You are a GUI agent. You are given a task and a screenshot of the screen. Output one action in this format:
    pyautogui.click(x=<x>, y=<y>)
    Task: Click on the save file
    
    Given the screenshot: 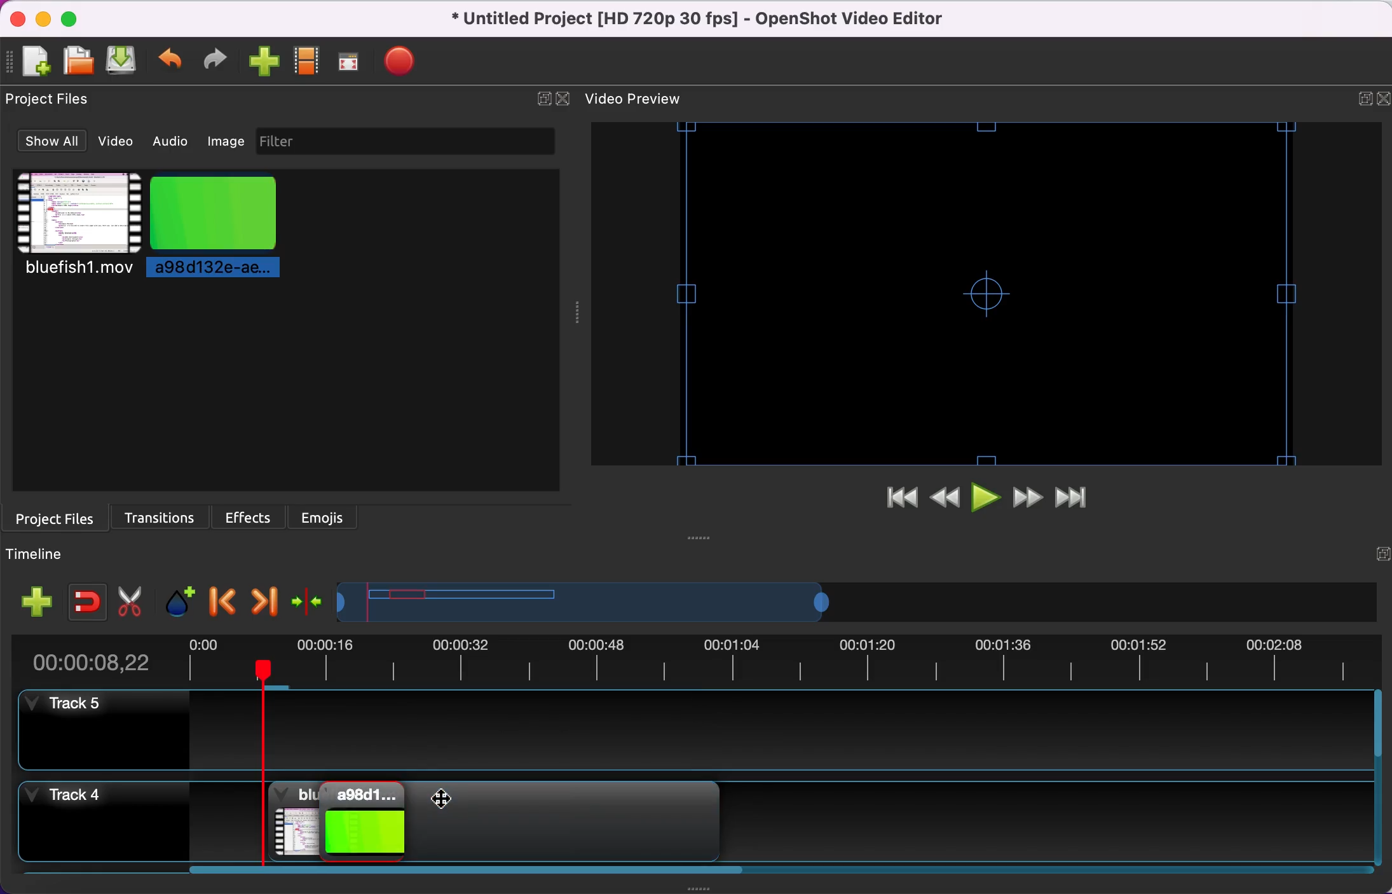 What is the action you would take?
    pyautogui.click(x=119, y=60)
    